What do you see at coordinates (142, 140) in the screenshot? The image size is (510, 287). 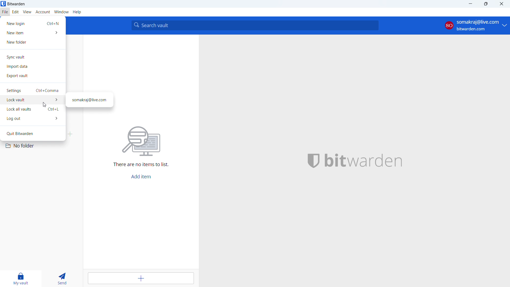 I see `search for file vector image` at bounding box center [142, 140].